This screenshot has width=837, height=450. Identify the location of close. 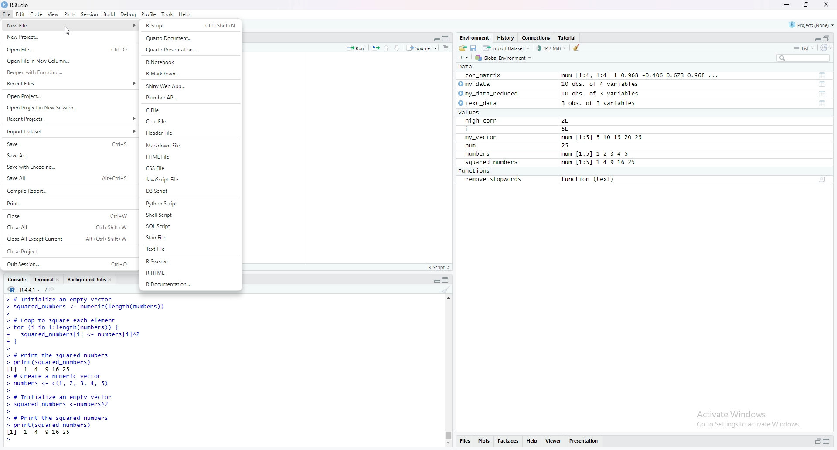
(59, 280).